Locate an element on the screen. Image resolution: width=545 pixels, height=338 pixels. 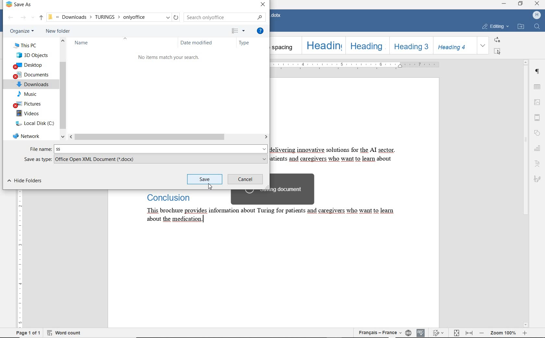
NO SPACING is located at coordinates (285, 45).